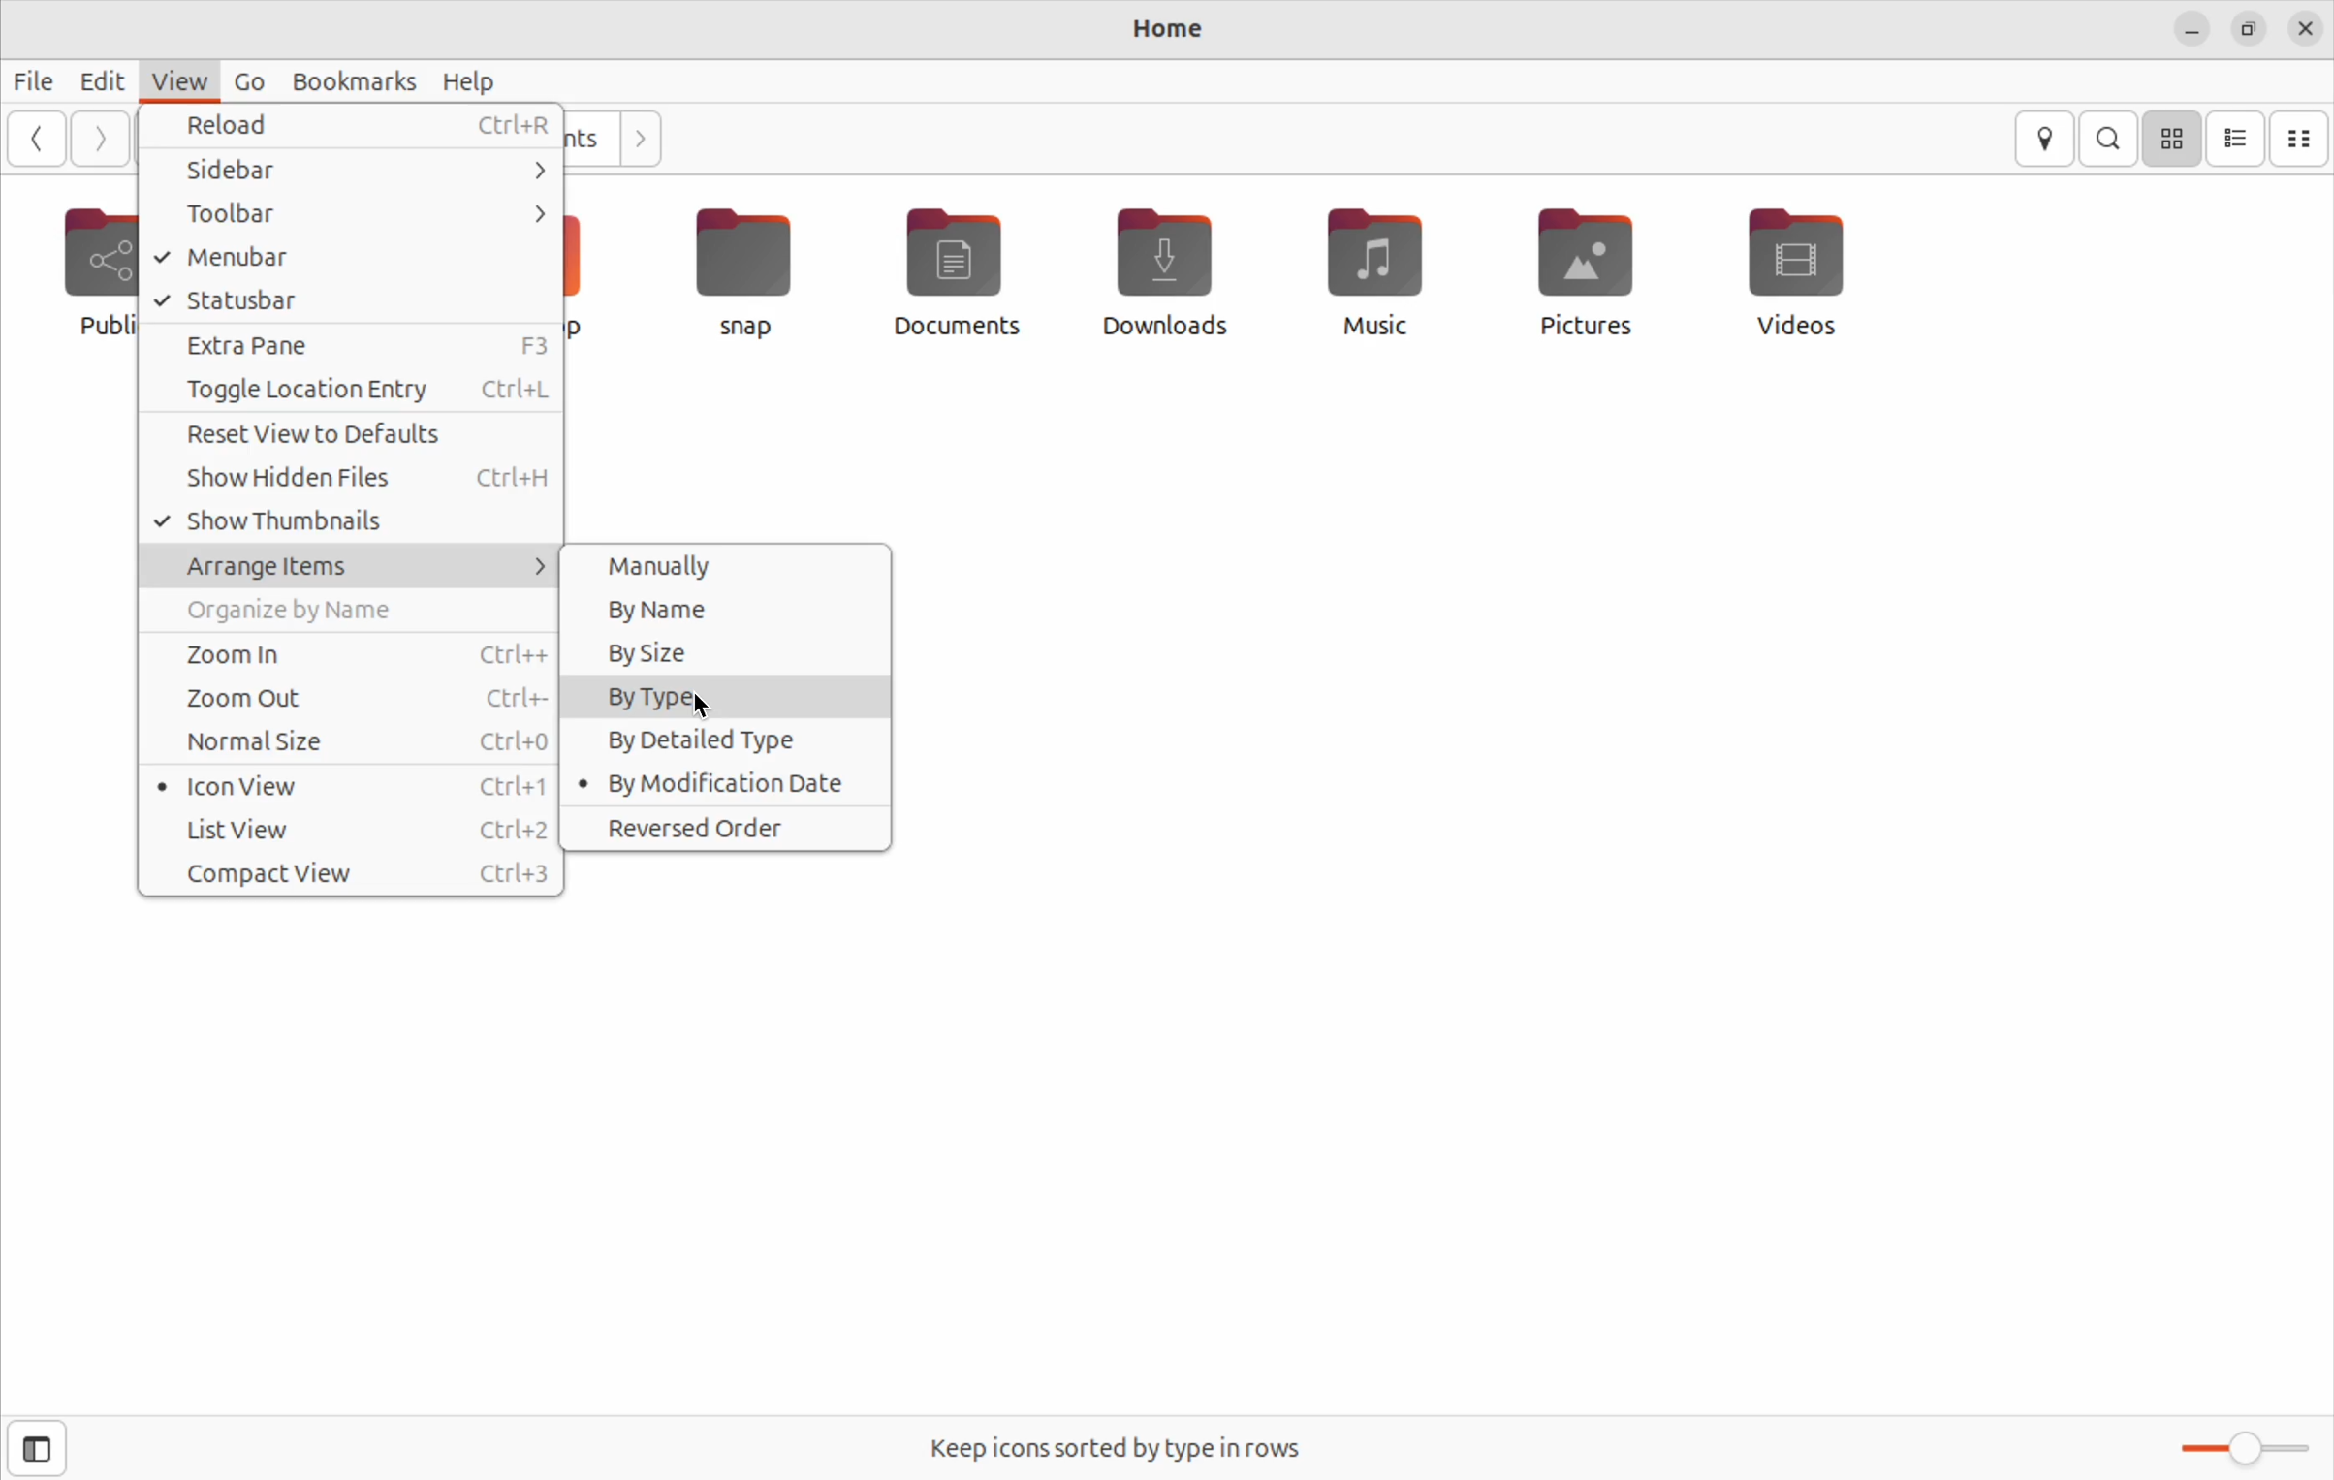  I want to click on public , so click(78, 271).